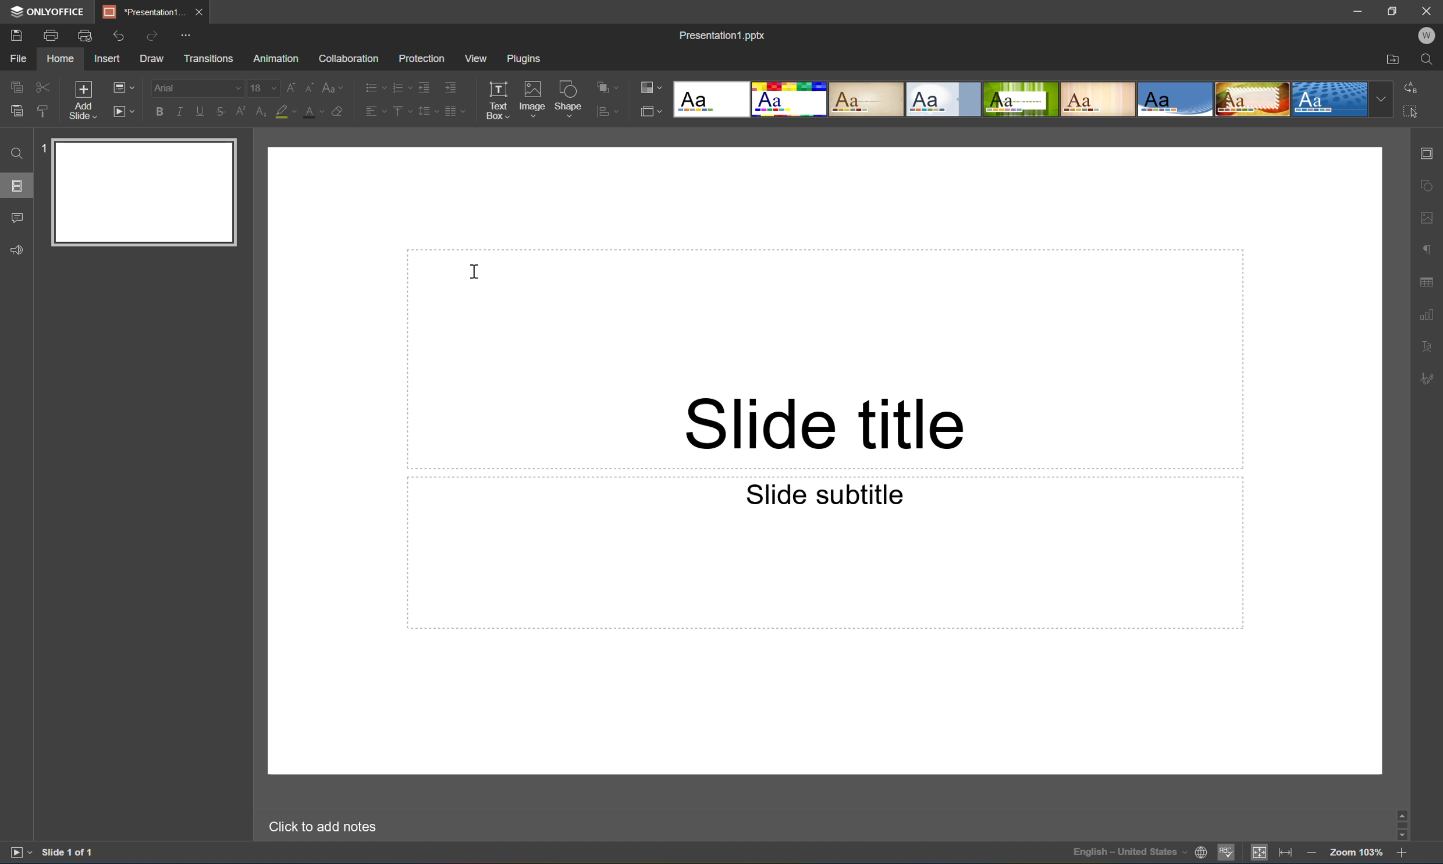  I want to click on Redo, so click(154, 40).